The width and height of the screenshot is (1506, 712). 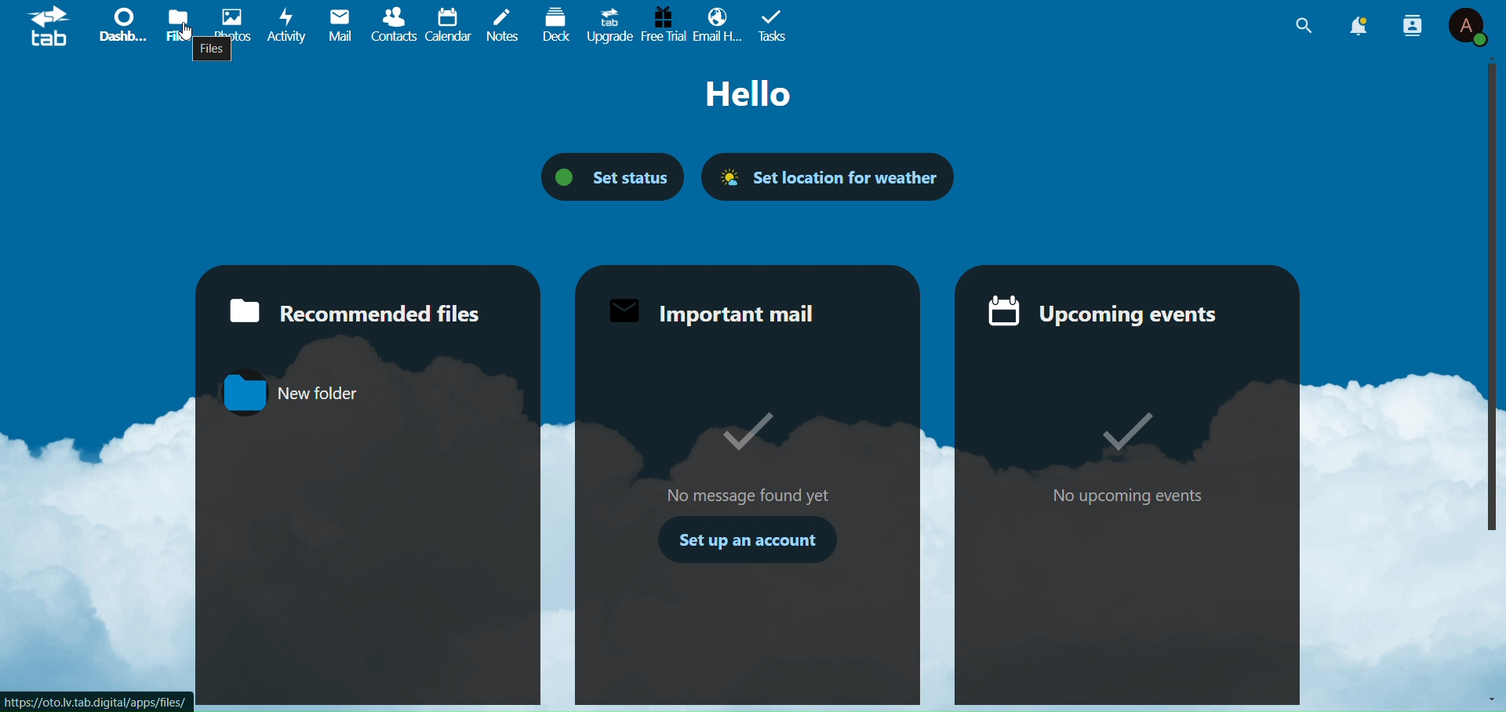 What do you see at coordinates (1490, 59) in the screenshot?
I see `Up` at bounding box center [1490, 59].